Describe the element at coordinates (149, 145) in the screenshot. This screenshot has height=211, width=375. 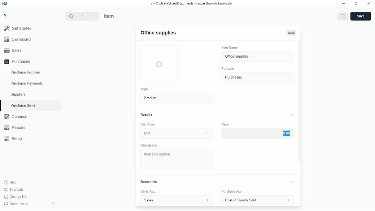
I see `description` at that location.